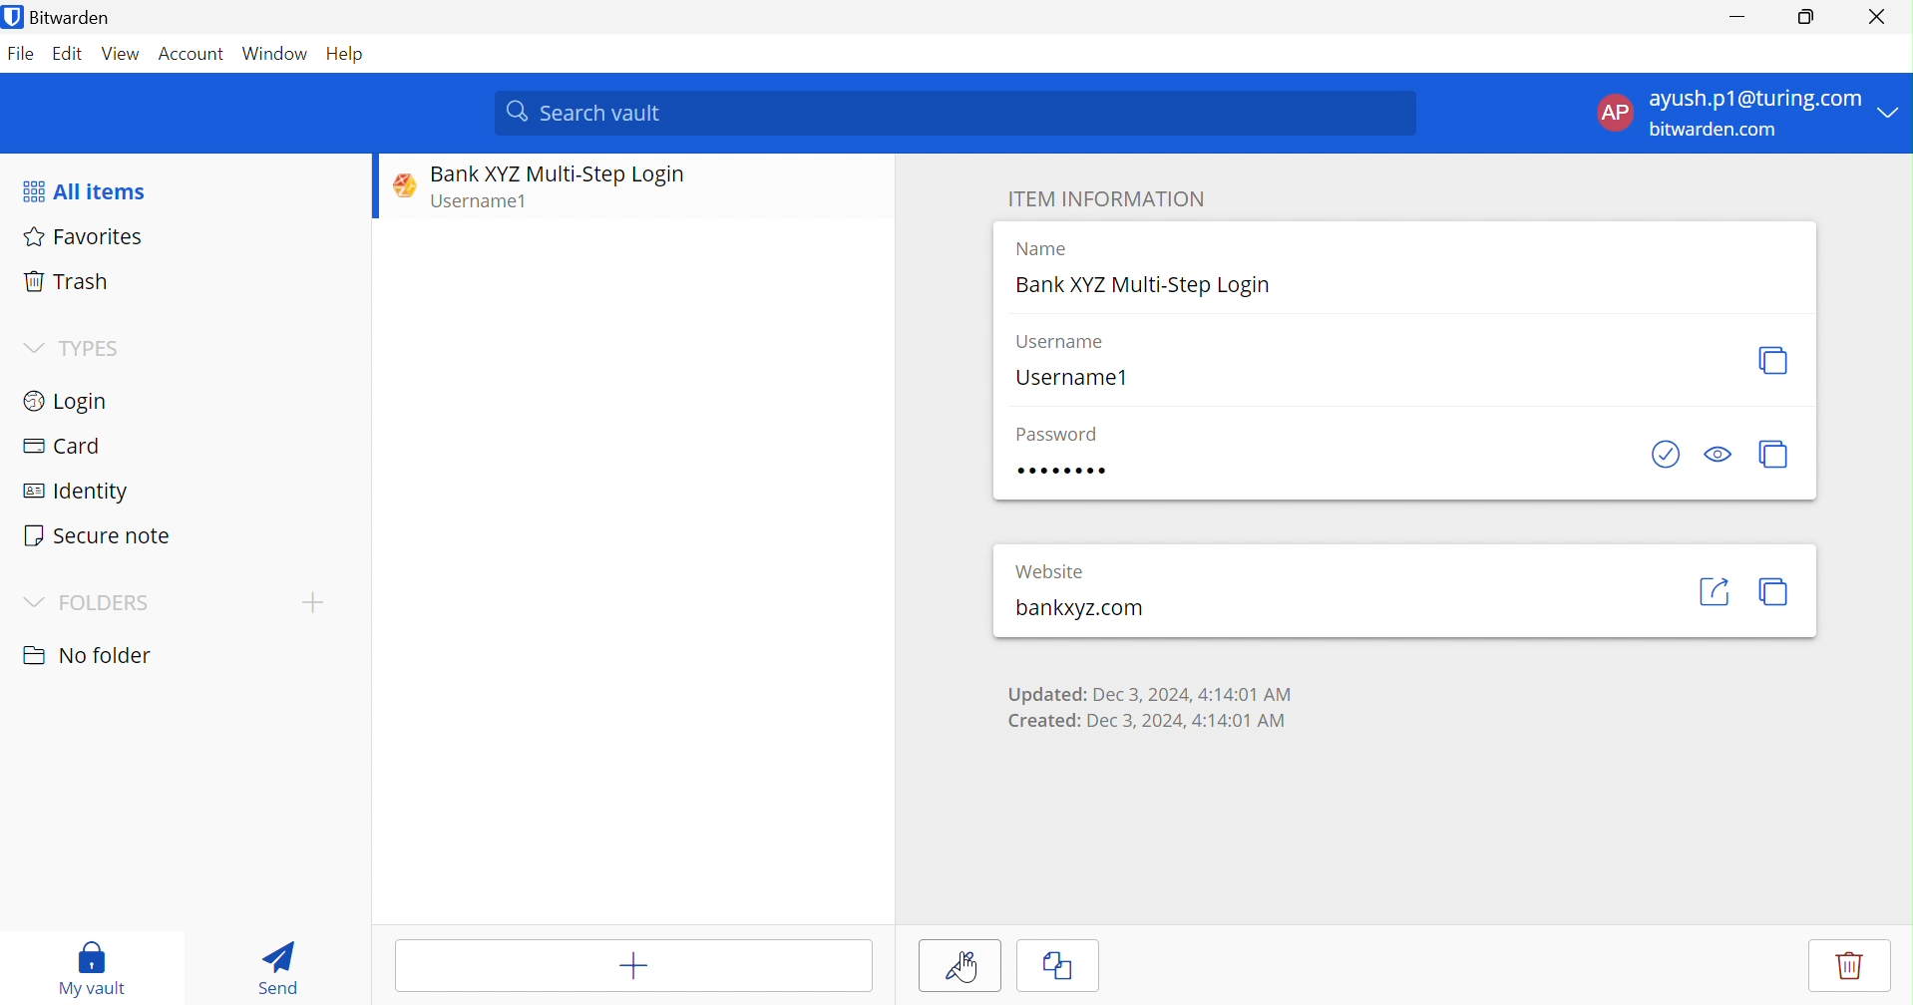 The height and width of the screenshot is (1005, 1913). I want to click on Drop Down, so click(1895, 113).